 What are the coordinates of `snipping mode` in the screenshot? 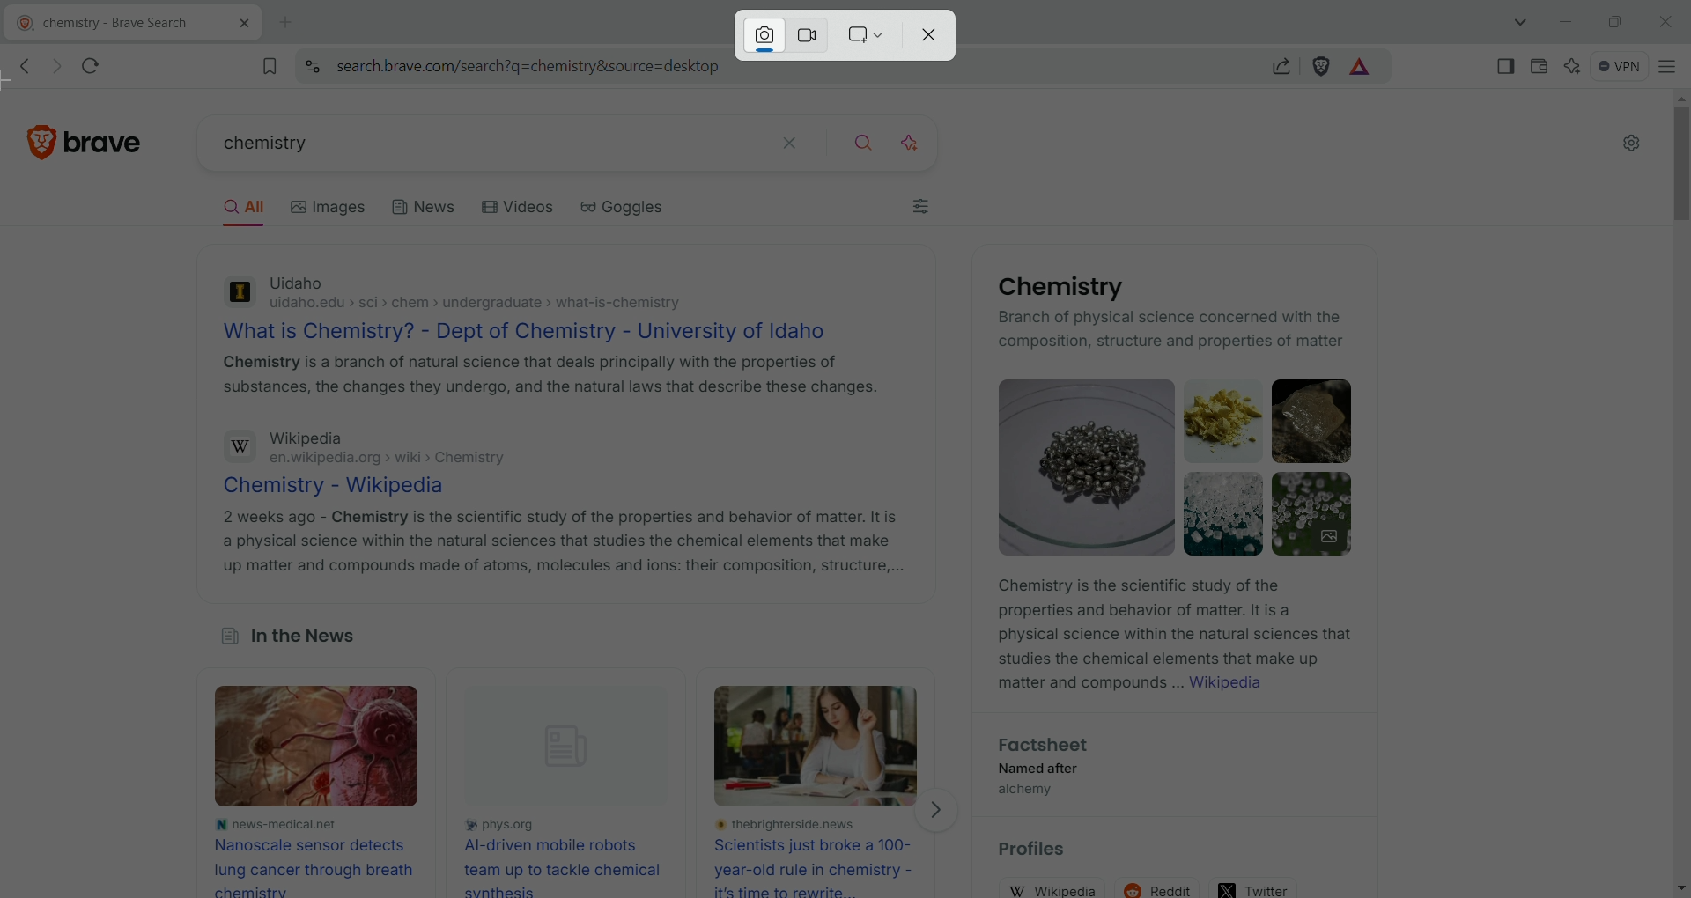 It's located at (866, 35).